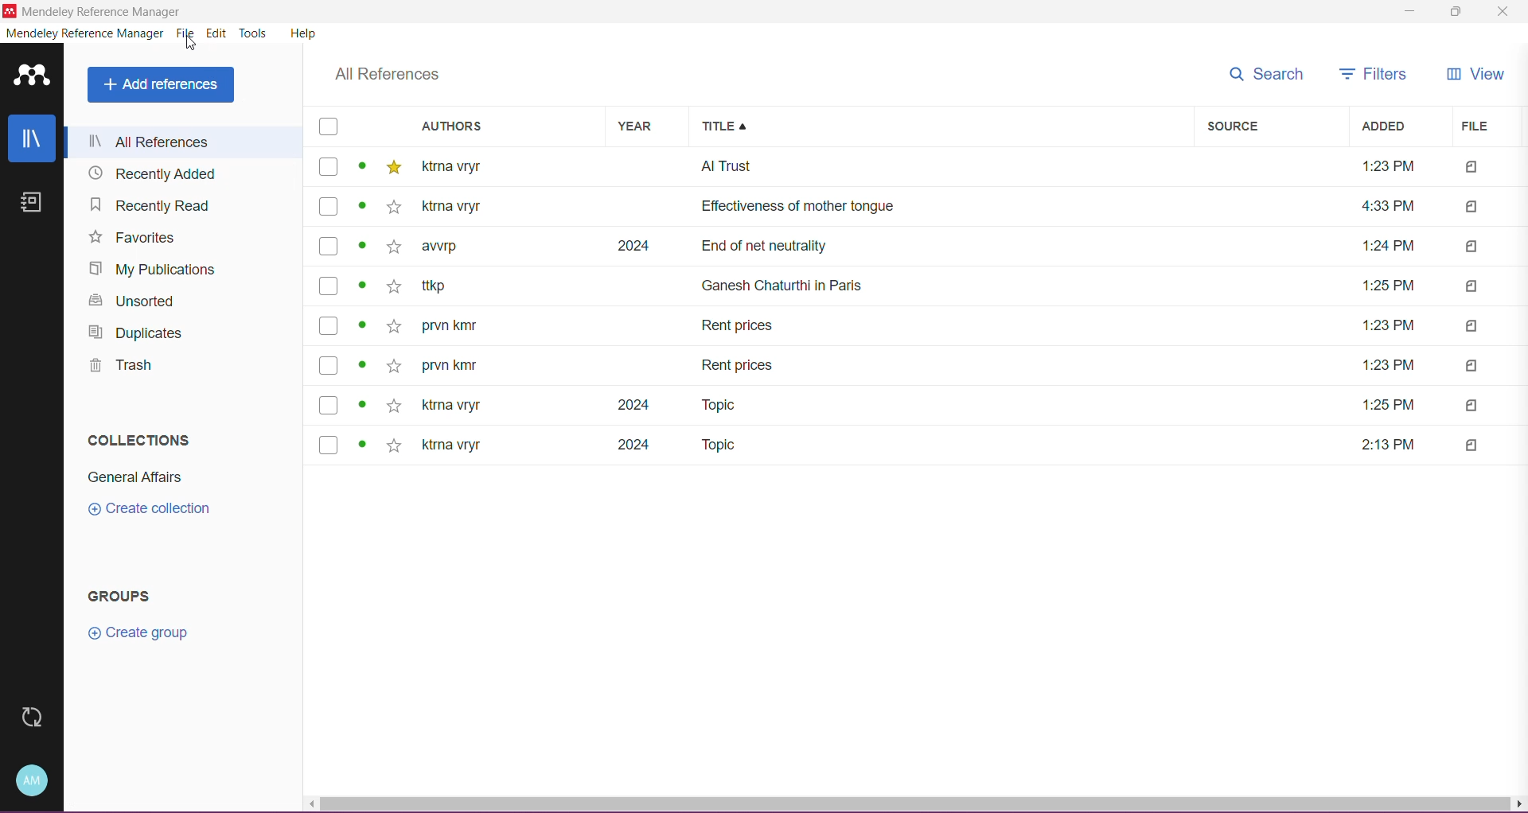 The width and height of the screenshot is (1528, 813). What do you see at coordinates (150, 269) in the screenshot?
I see `My Publications` at bounding box center [150, 269].